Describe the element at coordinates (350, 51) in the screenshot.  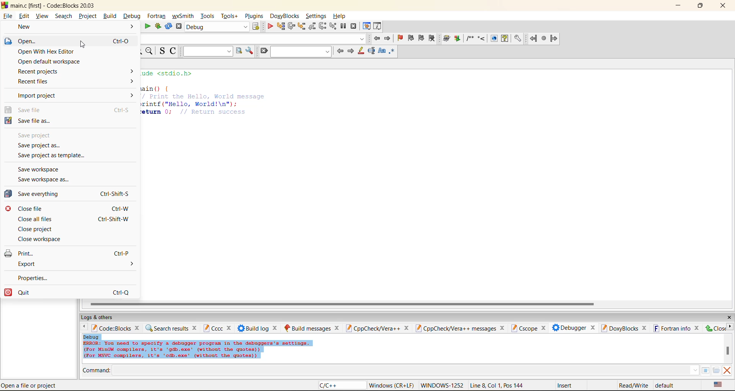
I see `next` at that location.